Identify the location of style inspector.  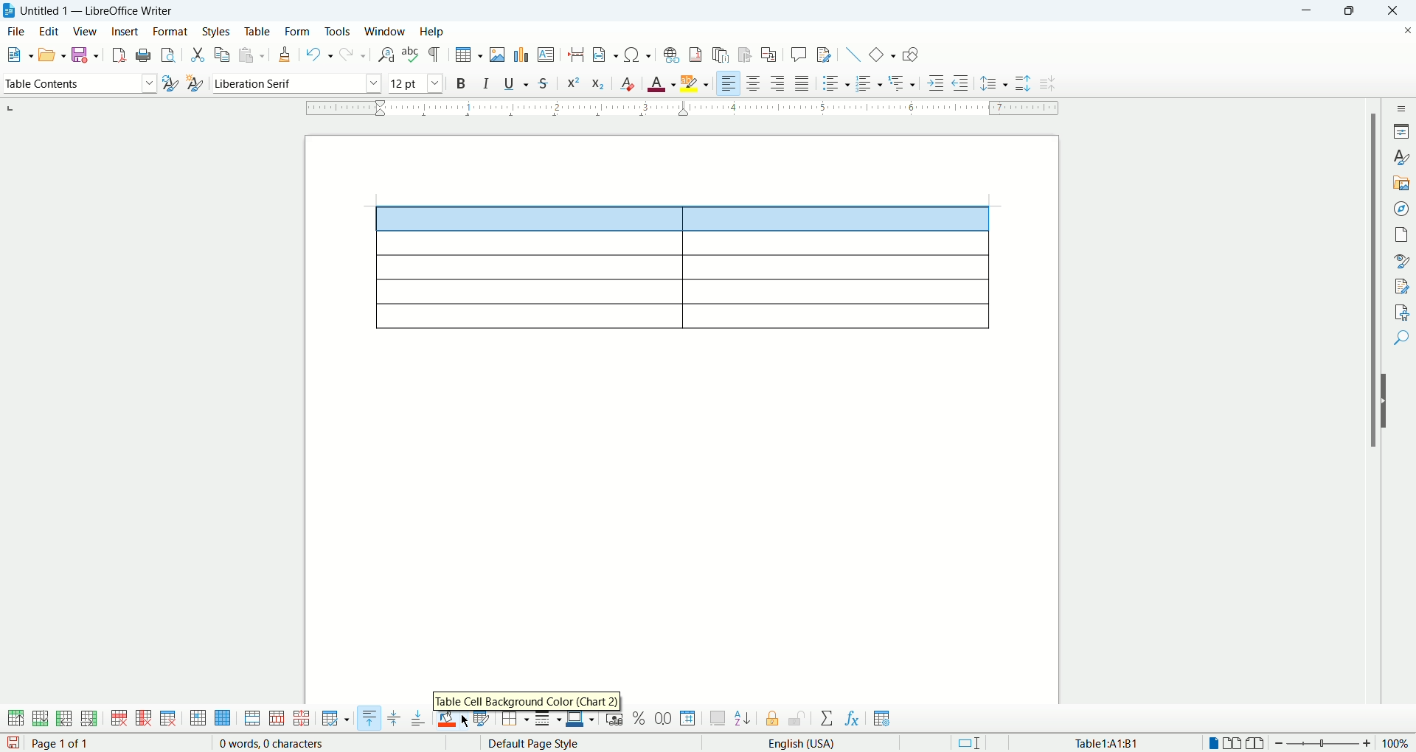
(1401, 260).